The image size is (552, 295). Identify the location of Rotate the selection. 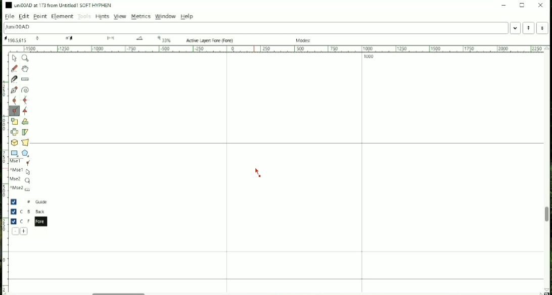
(25, 122).